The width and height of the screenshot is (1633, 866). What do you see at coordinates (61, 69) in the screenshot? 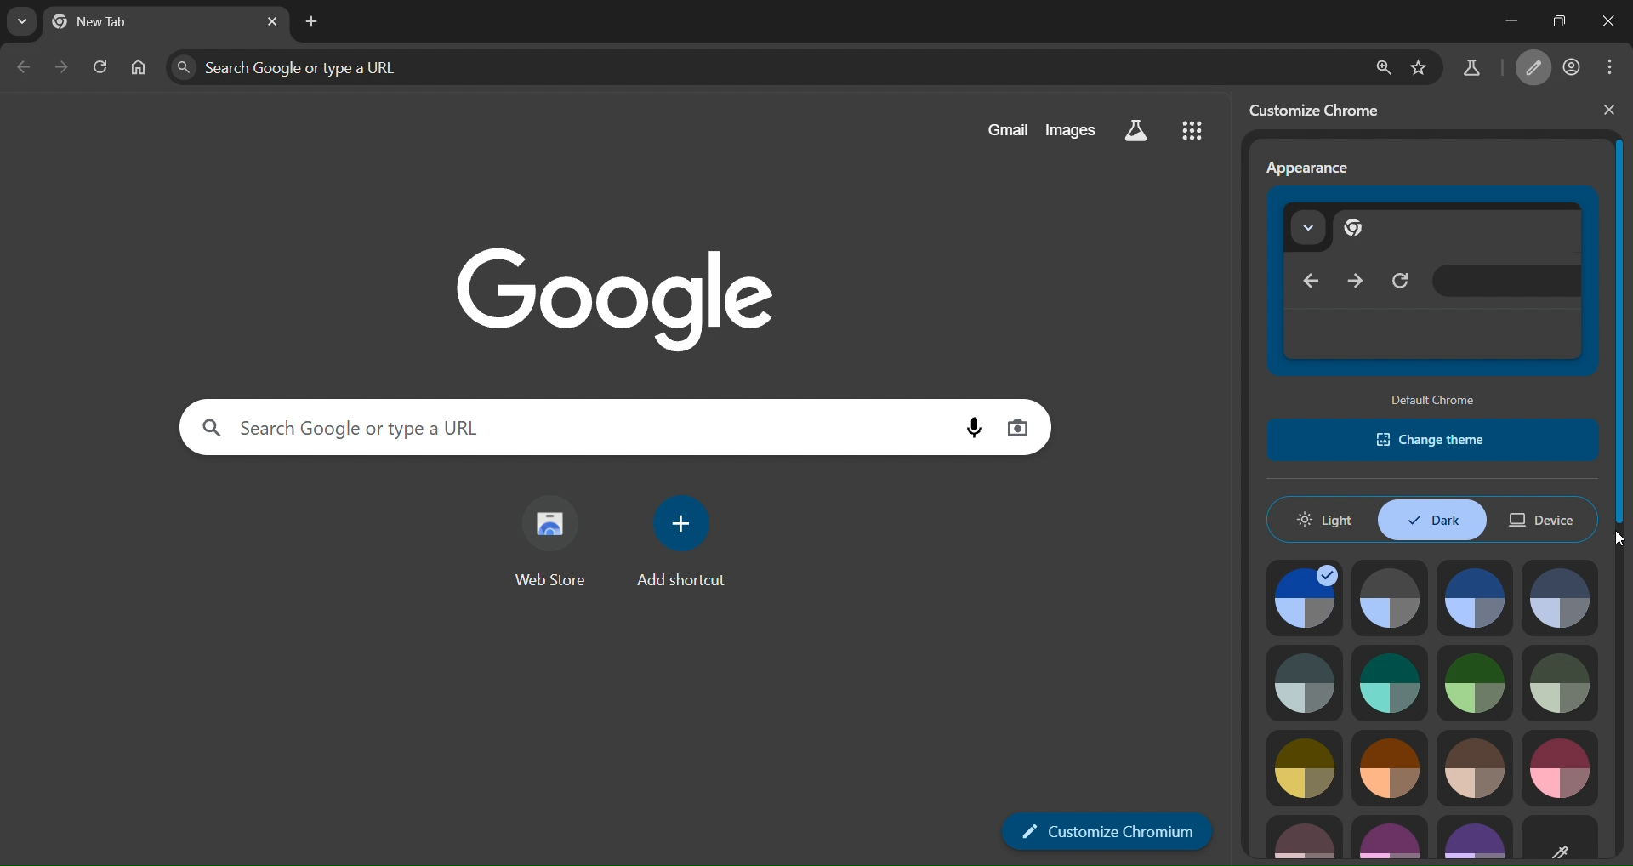
I see `go forward one page` at bounding box center [61, 69].